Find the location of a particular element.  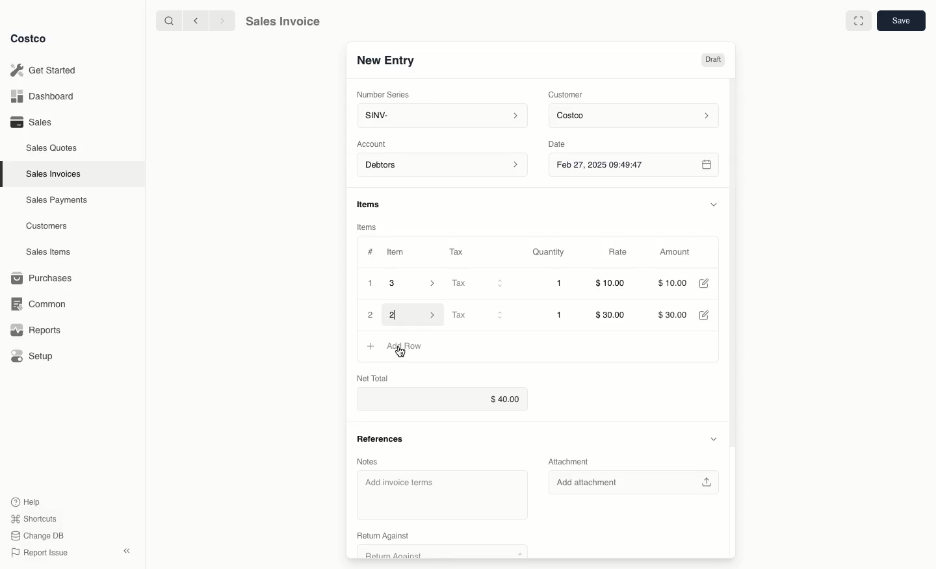

Add attachment is located at coordinates (637, 482).